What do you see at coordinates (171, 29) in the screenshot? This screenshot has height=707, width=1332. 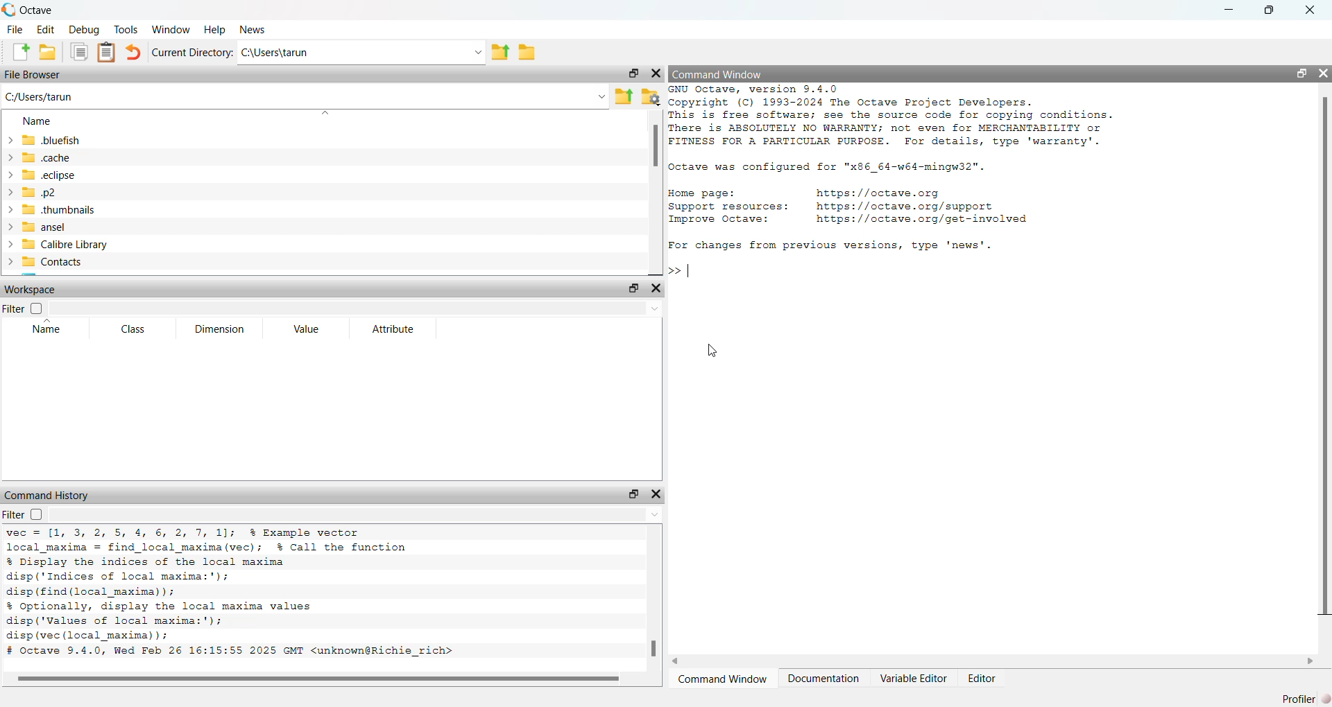 I see `Window` at bounding box center [171, 29].